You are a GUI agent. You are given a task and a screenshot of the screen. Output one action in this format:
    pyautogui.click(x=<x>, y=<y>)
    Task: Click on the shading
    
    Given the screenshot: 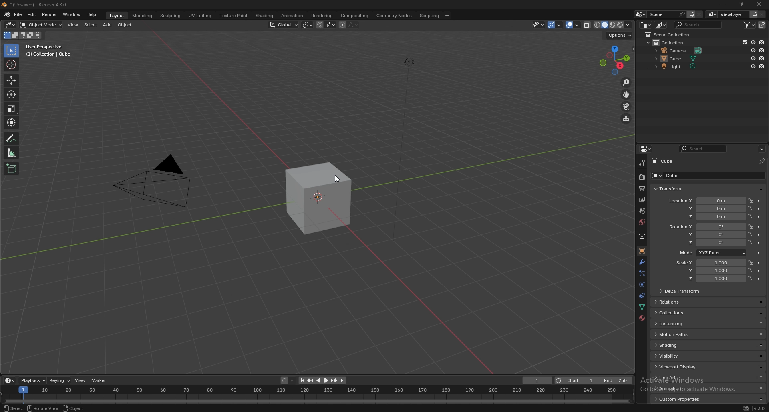 What is the action you would take?
    pyautogui.click(x=265, y=15)
    